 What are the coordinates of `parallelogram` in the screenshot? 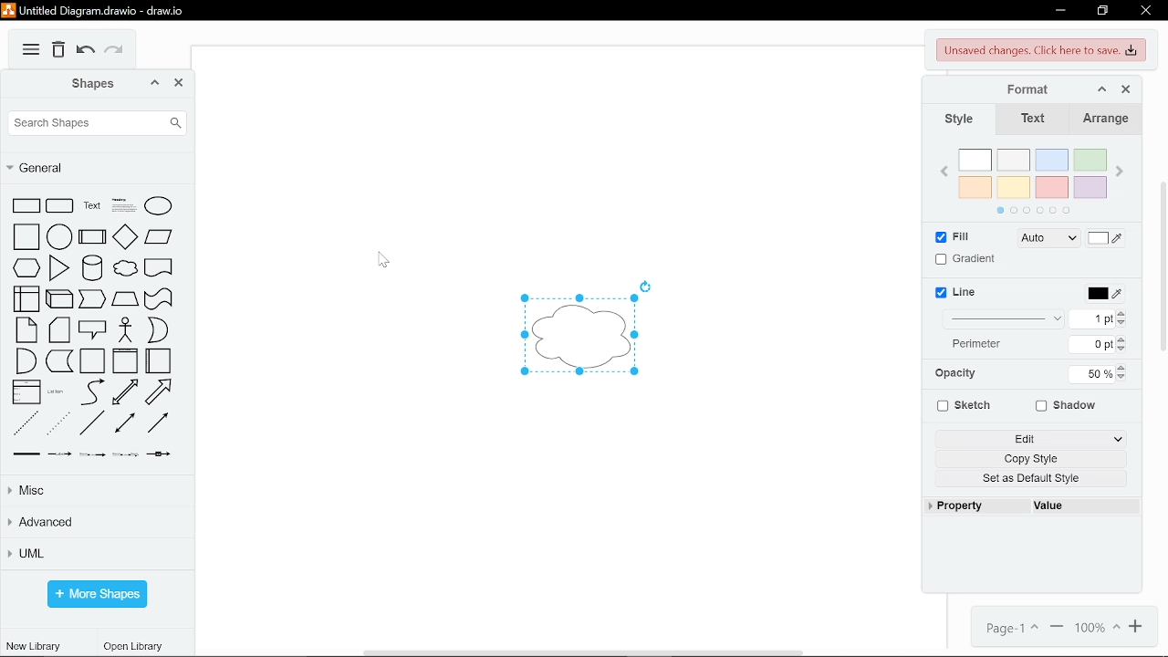 It's located at (158, 240).